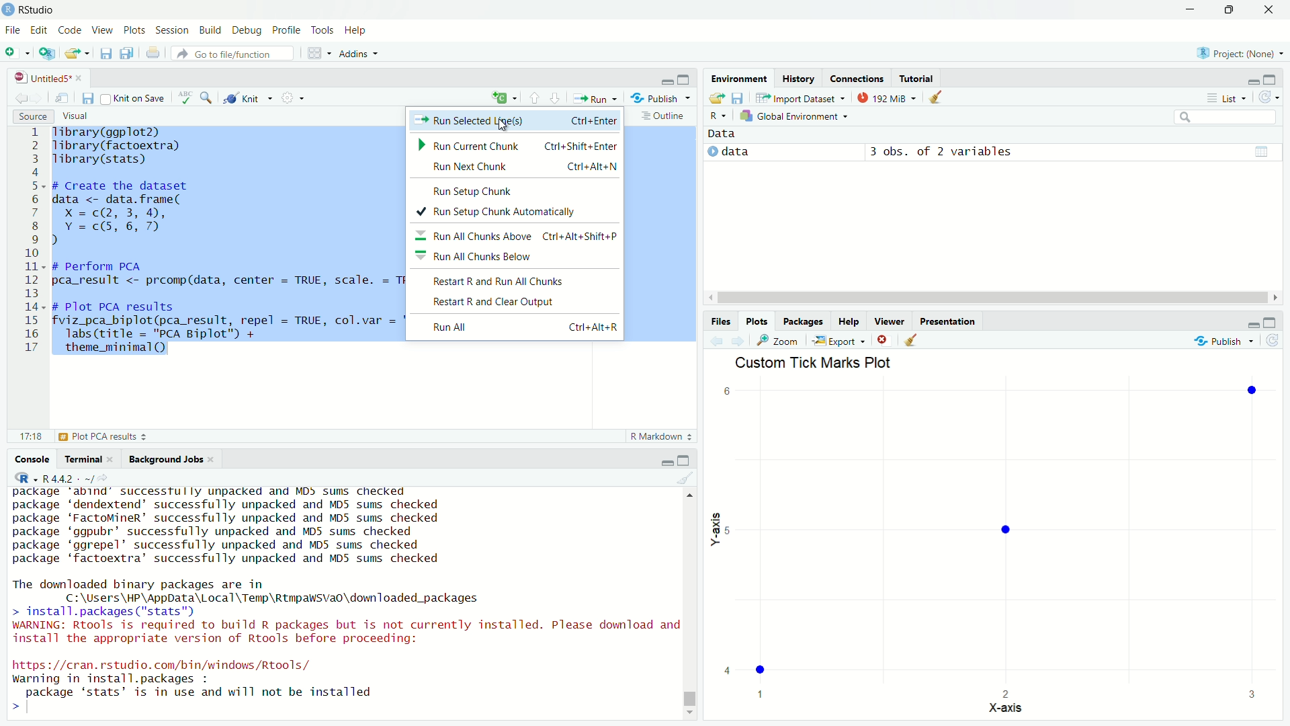 Image resolution: width=1290 pixels, height=726 pixels. Describe the element at coordinates (71, 31) in the screenshot. I see `Code` at that location.